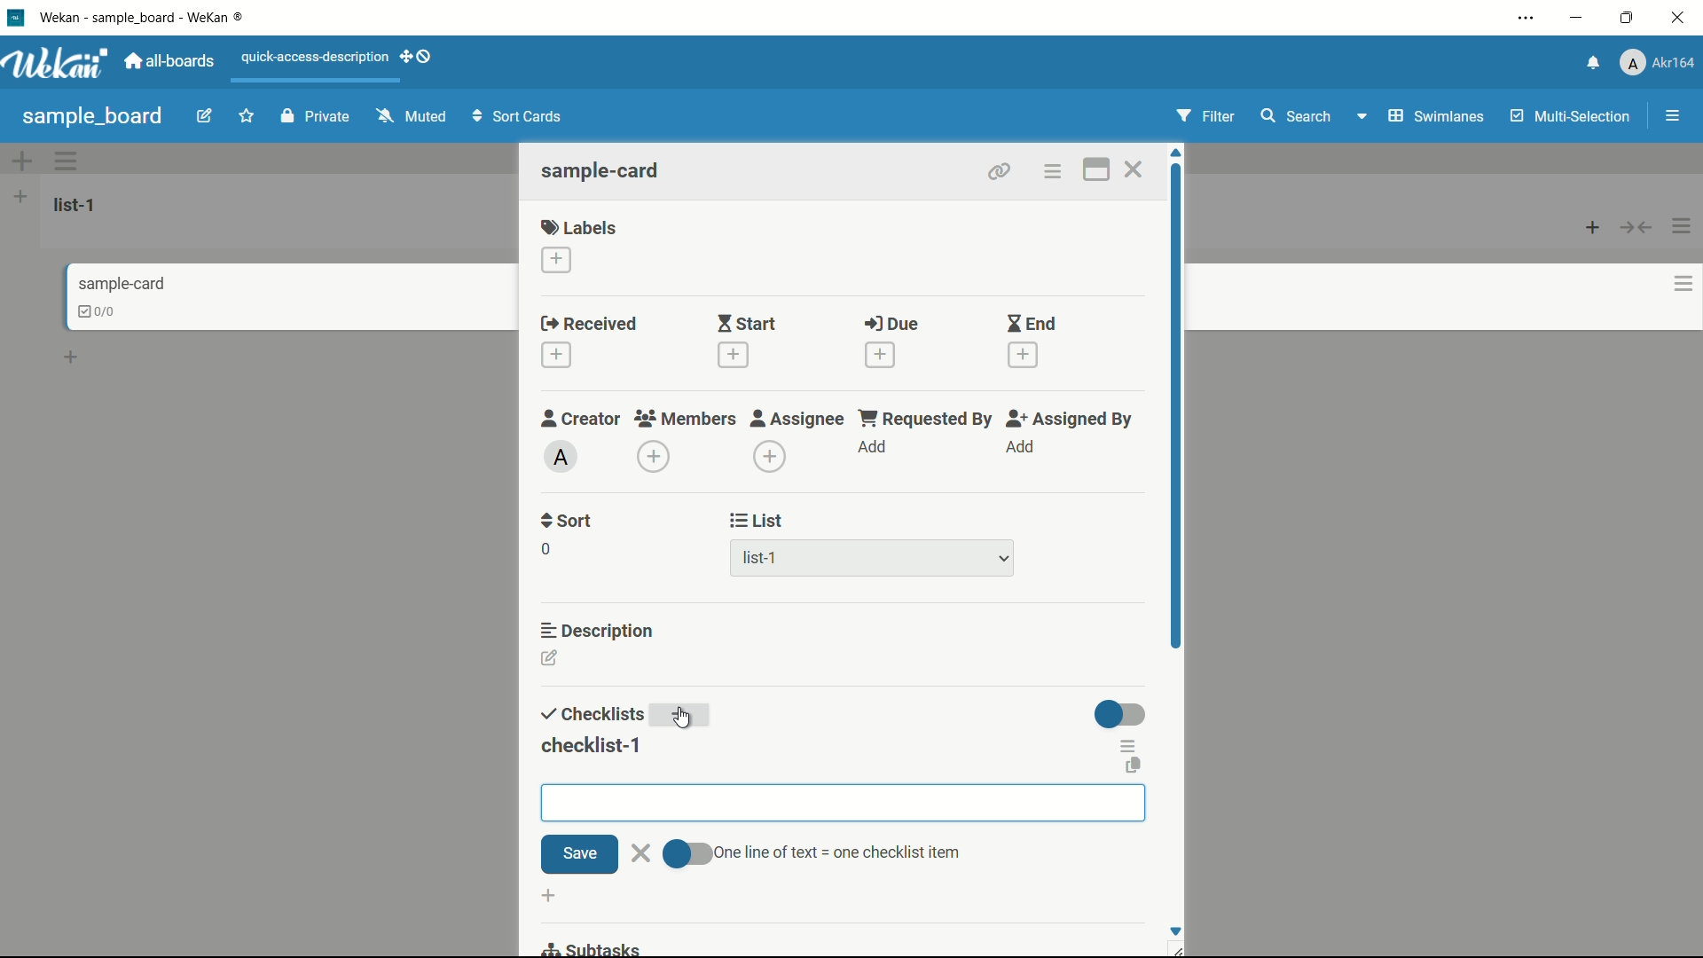  Describe the element at coordinates (771, 457) in the screenshot. I see `add assignee` at that location.